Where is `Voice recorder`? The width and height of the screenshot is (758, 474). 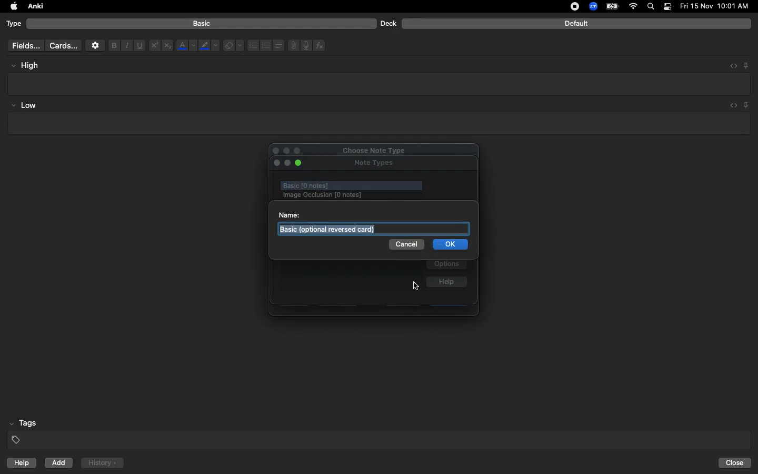
Voice recorder is located at coordinates (305, 44).